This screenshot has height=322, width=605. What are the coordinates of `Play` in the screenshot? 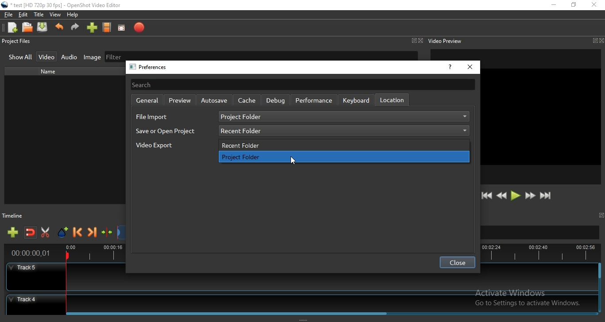 It's located at (516, 196).